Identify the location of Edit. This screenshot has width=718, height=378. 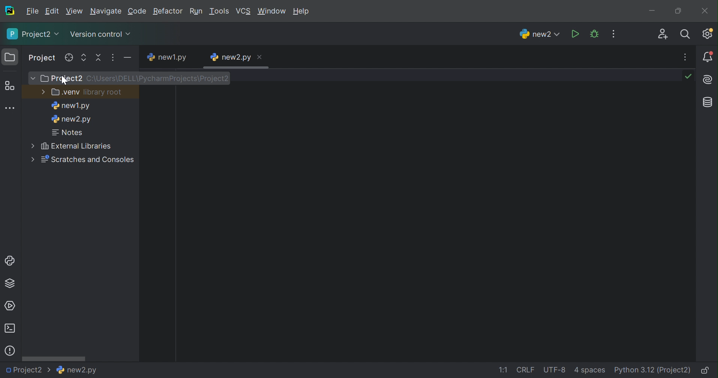
(75, 10).